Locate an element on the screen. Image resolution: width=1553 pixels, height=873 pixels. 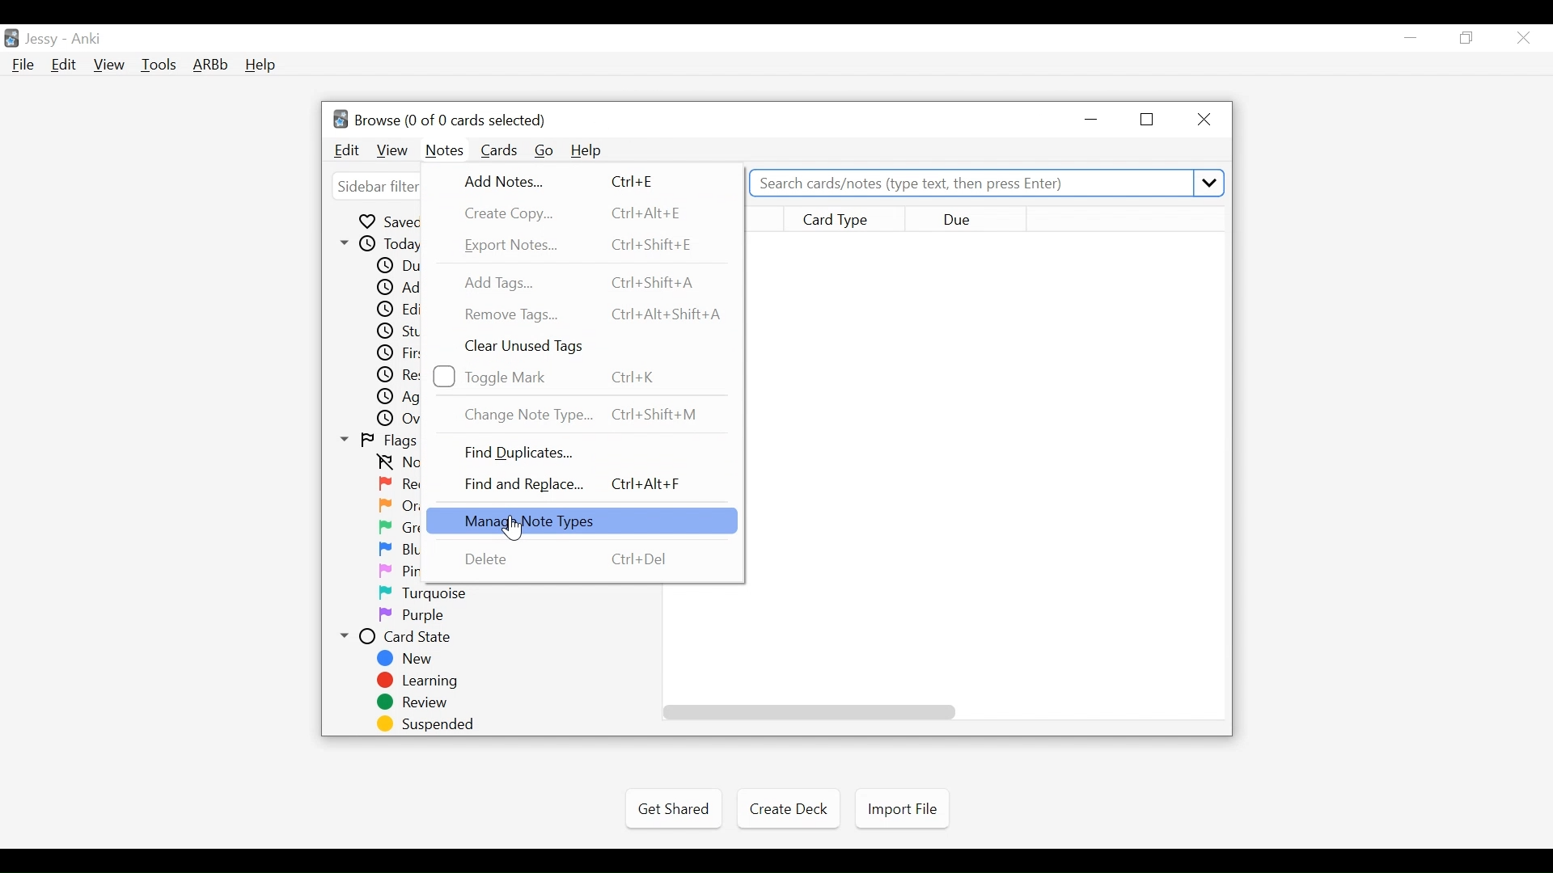
Pink is located at coordinates (396, 570).